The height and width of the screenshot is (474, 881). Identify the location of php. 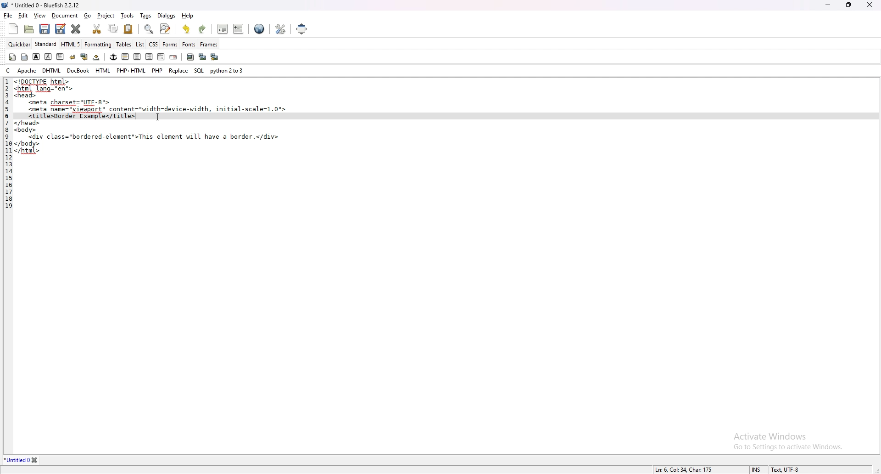
(157, 69).